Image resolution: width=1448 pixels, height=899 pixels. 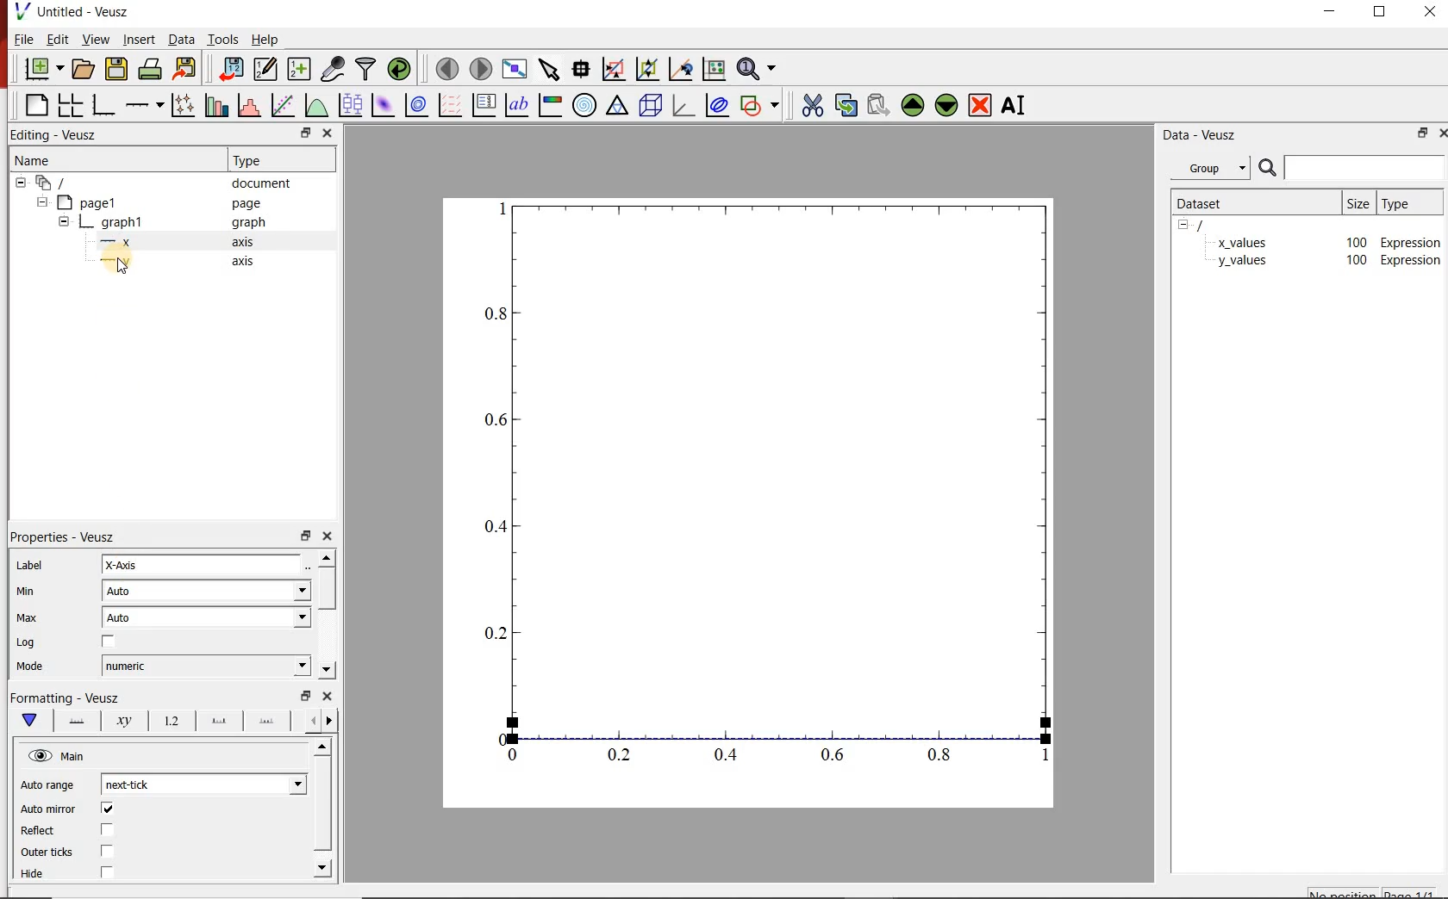 I want to click on hide view, so click(x=59, y=754).